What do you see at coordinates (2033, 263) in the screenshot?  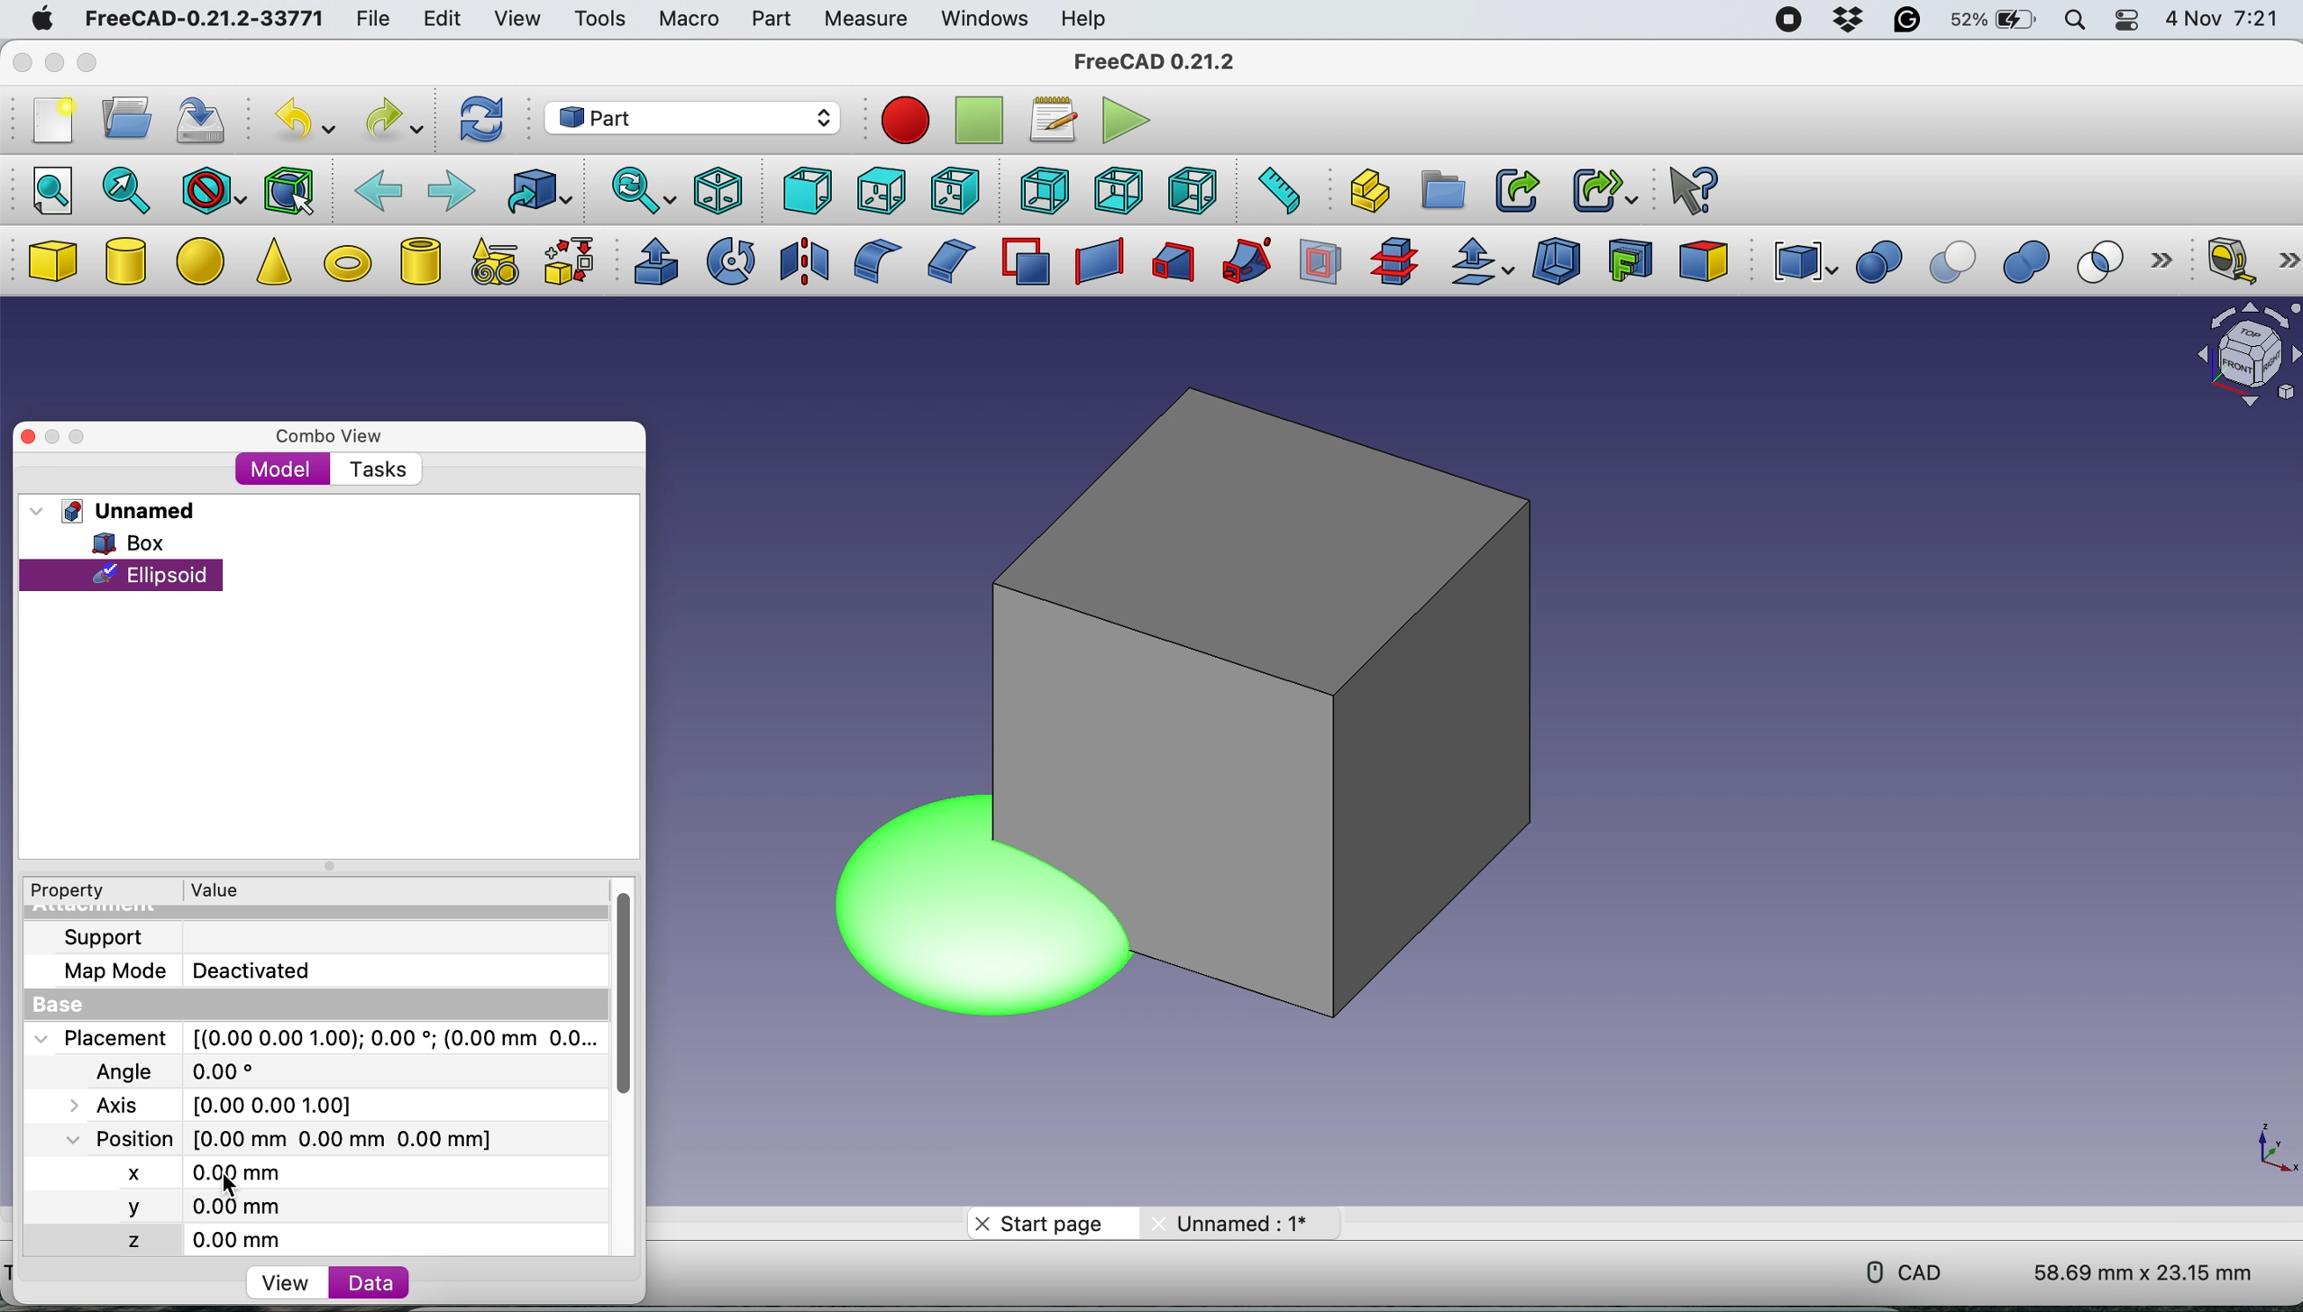 I see `union` at bounding box center [2033, 263].